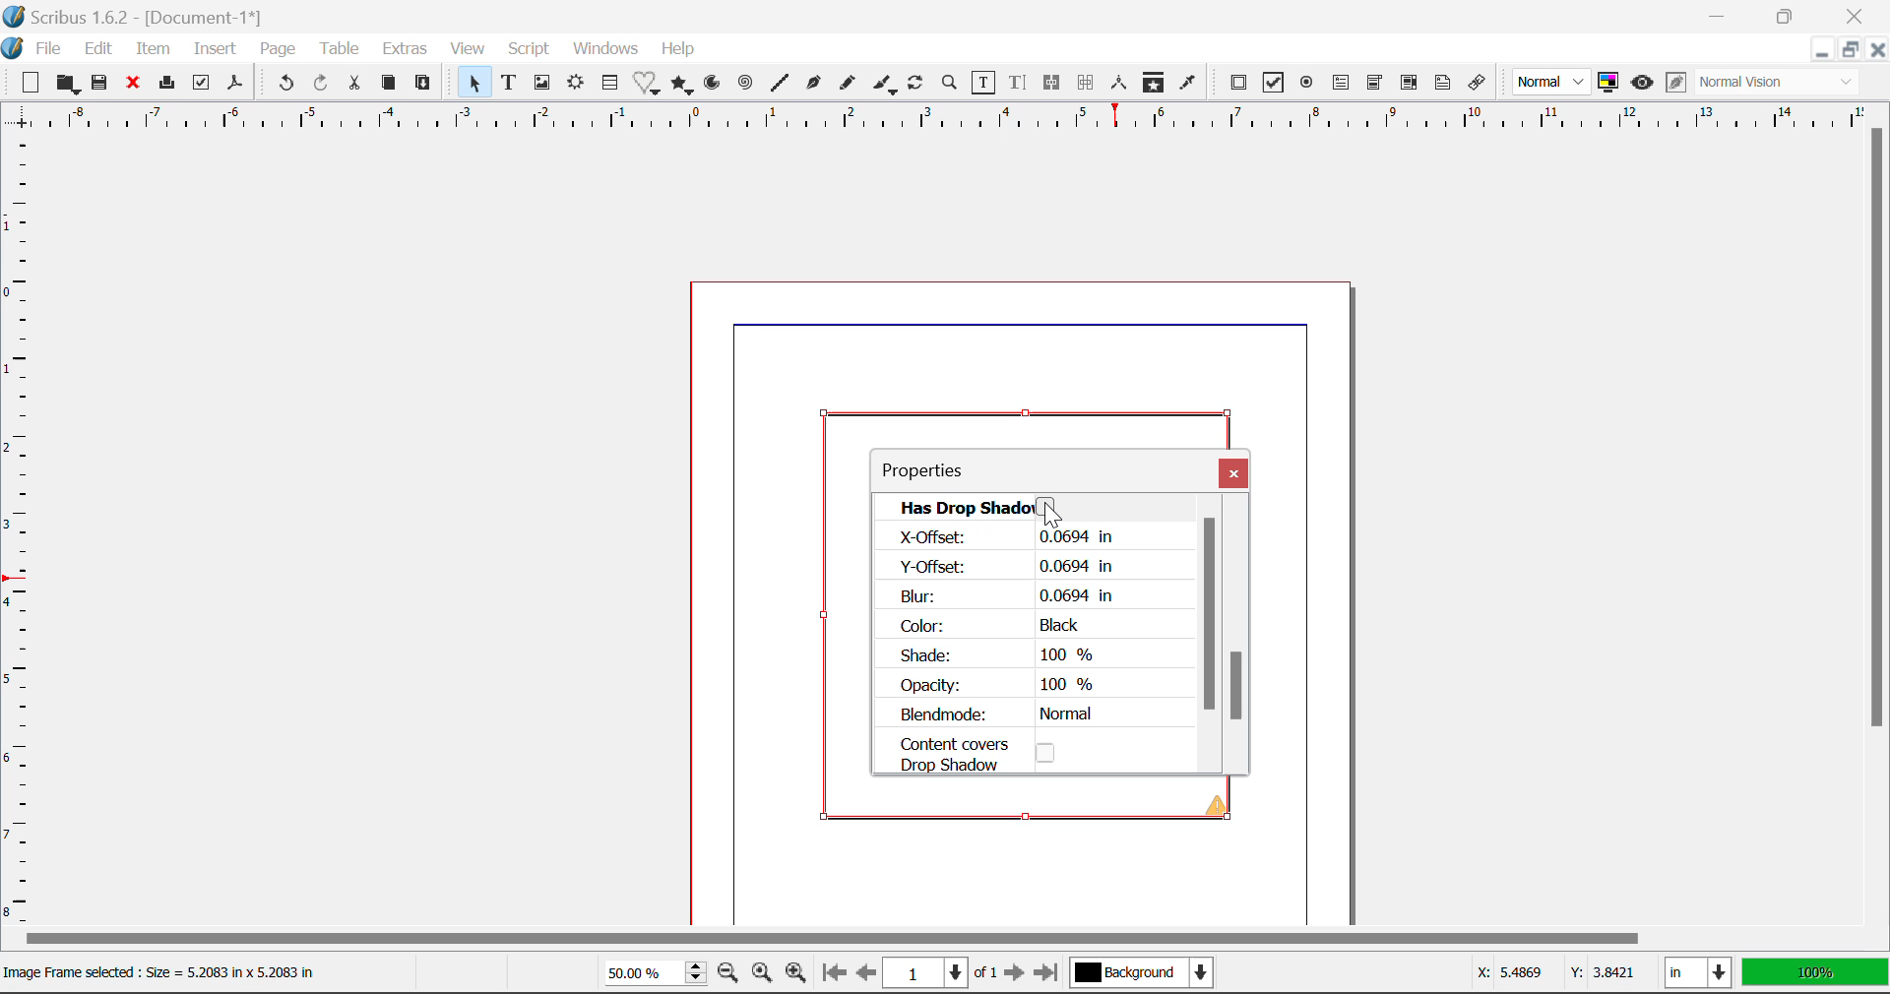 The width and height of the screenshot is (1890, 994). I want to click on Redo, so click(323, 85).